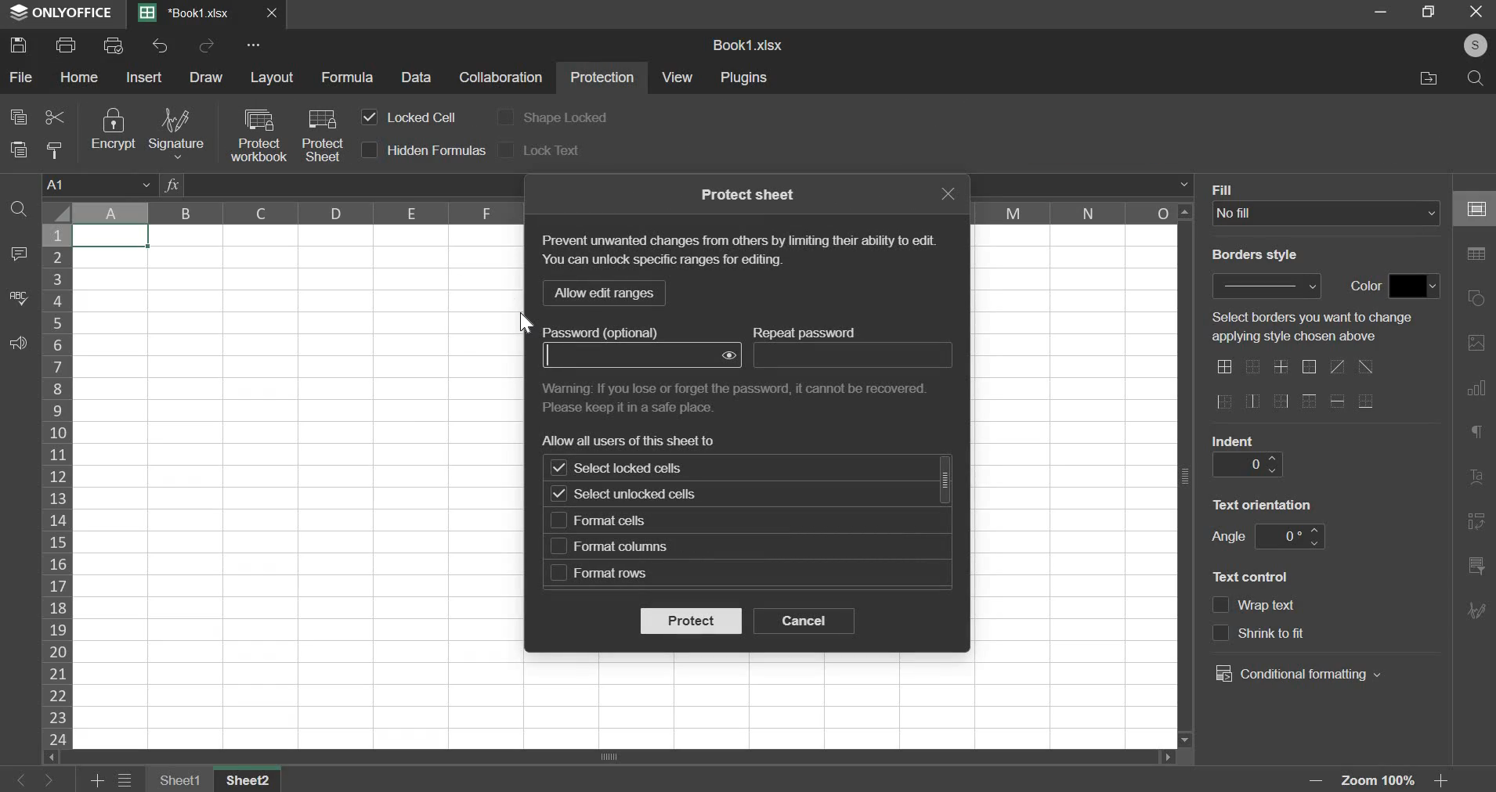 The width and height of the screenshot is (1496, 792). Describe the element at coordinates (1476, 608) in the screenshot. I see `right side bar` at that location.